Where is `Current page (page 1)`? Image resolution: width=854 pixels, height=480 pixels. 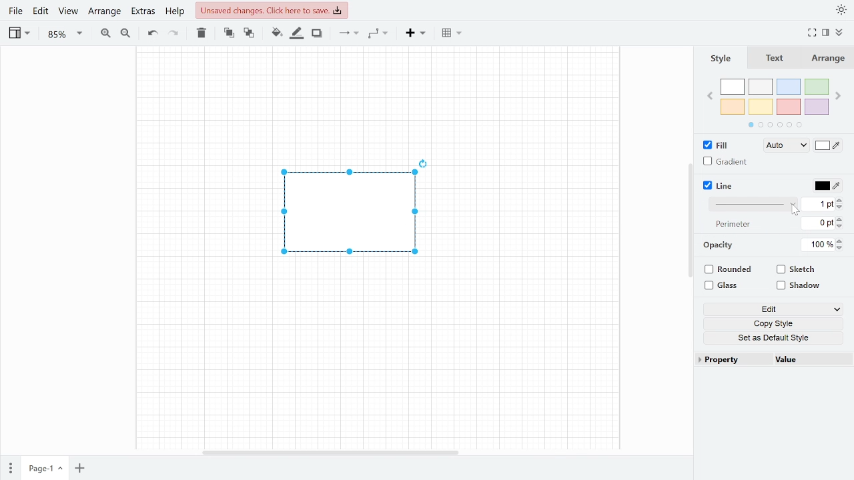 Current page (page 1) is located at coordinates (44, 469).